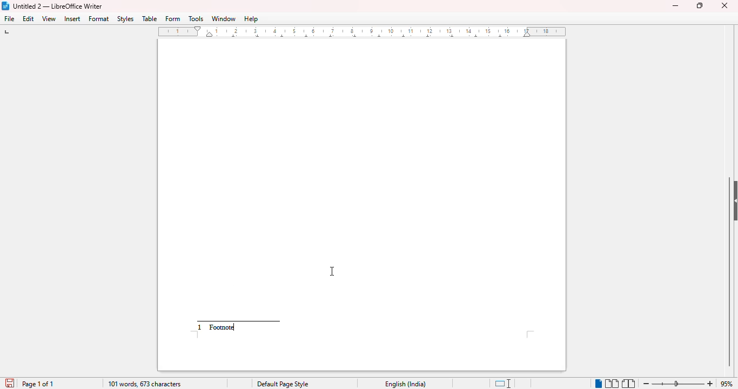  Describe the element at coordinates (11, 33) in the screenshot. I see `tab stop` at that location.